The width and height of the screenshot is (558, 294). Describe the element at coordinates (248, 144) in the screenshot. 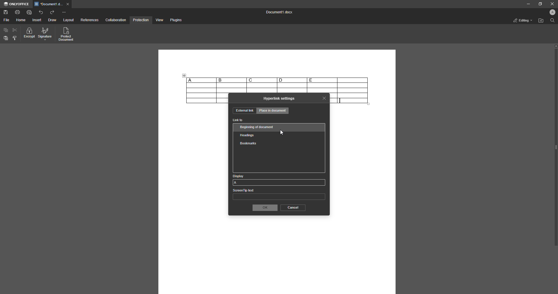

I see `Bookmarks` at that location.